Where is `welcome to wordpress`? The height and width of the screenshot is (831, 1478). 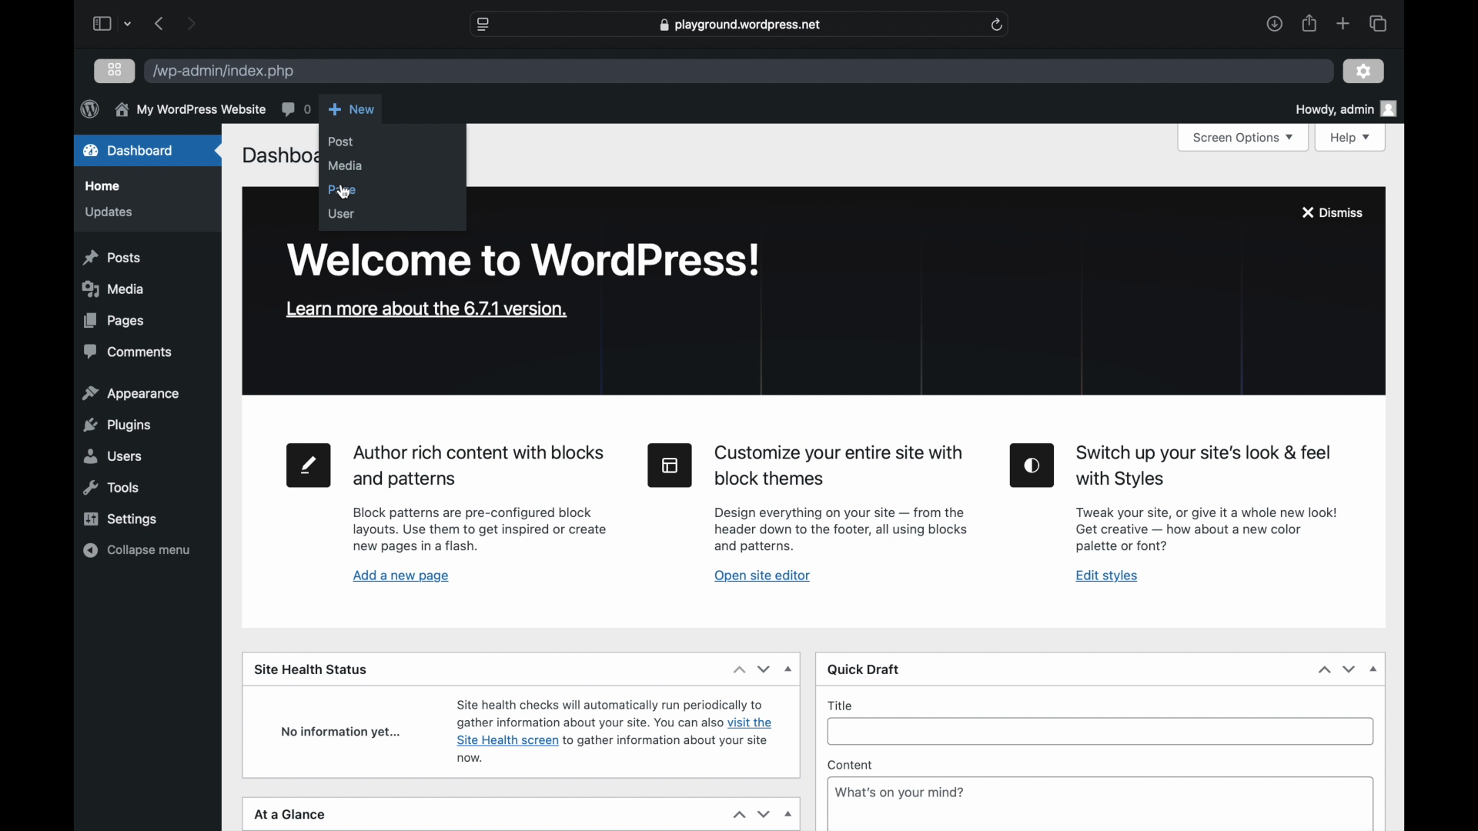
welcome to wordpress is located at coordinates (524, 261).